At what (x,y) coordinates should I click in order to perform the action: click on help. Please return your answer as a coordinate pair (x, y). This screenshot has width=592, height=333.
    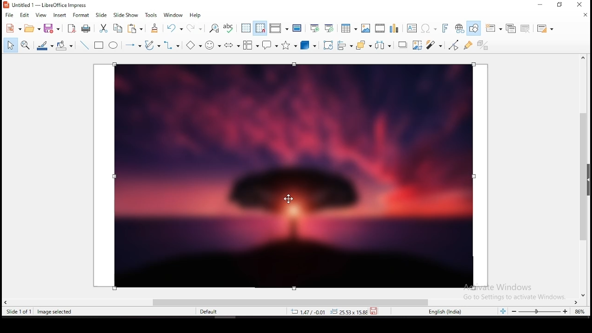
    Looking at the image, I should click on (197, 16).